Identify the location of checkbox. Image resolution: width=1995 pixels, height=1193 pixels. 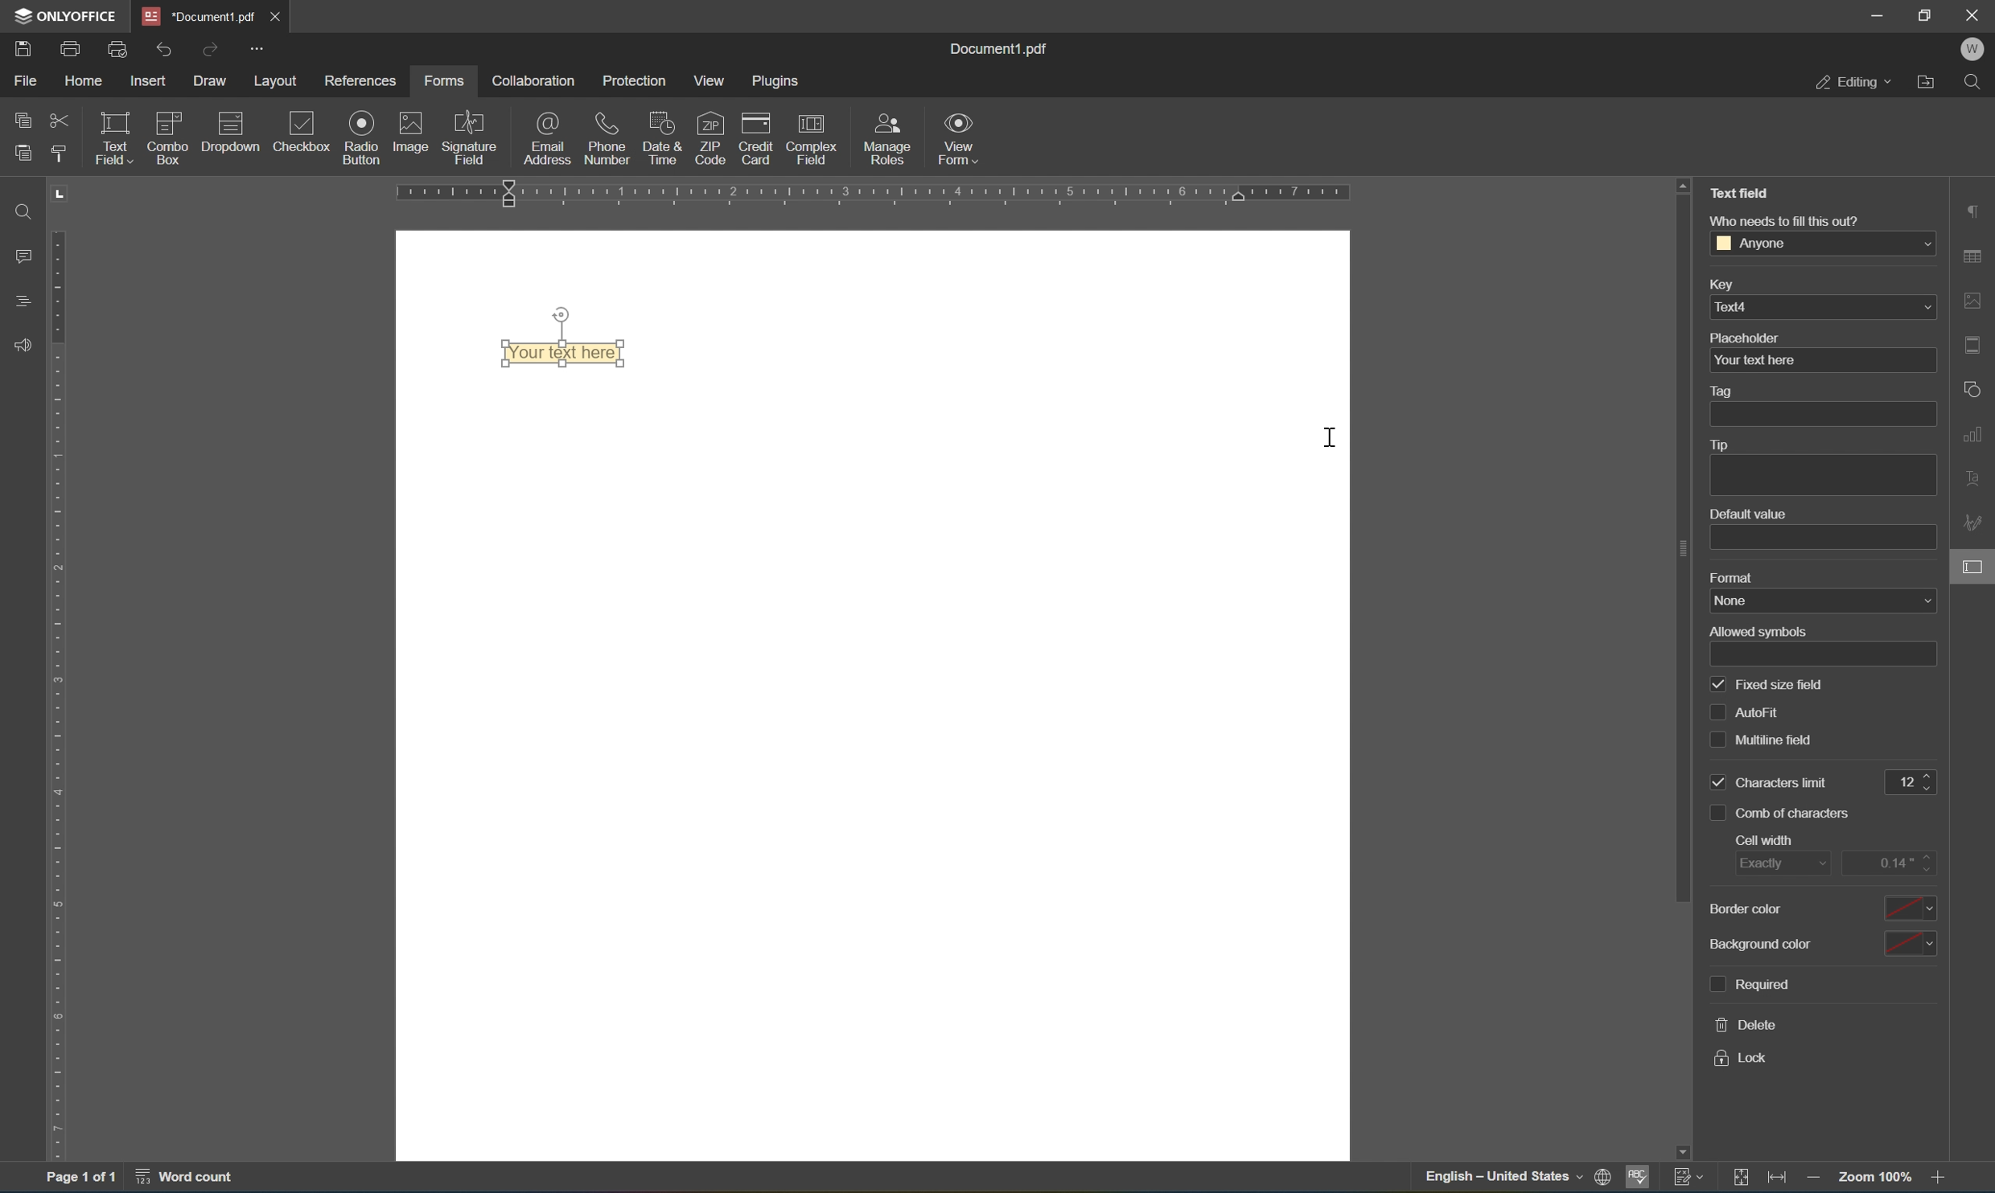
(1717, 782).